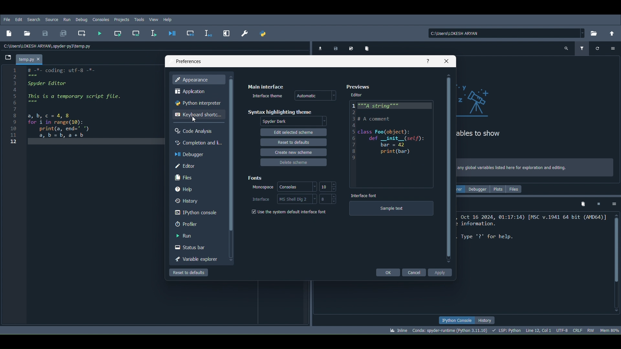 Image resolution: width=621 pixels, height=349 pixels. I want to click on Keyboard shortcuts, so click(198, 115).